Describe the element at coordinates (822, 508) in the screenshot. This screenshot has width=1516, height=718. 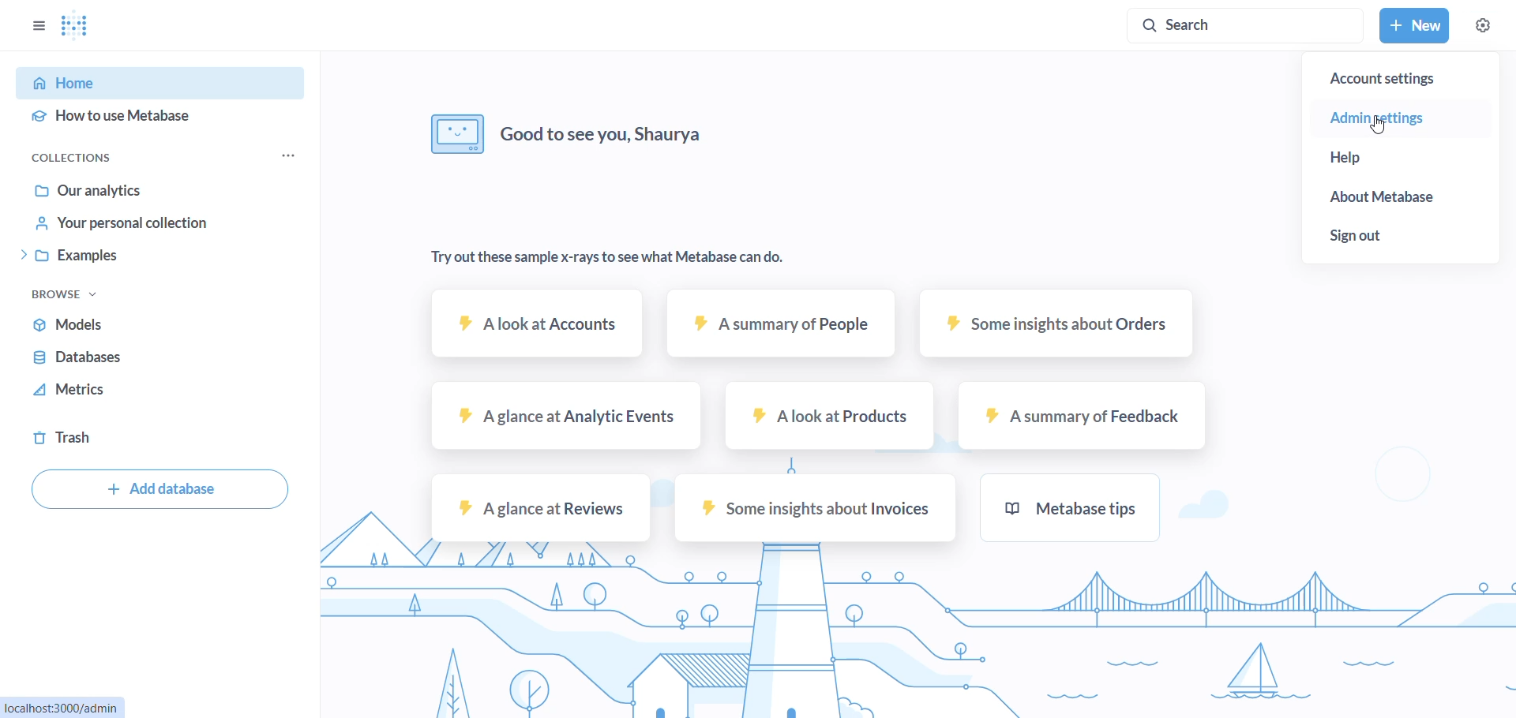
I see `some insights about invoices sample` at that location.